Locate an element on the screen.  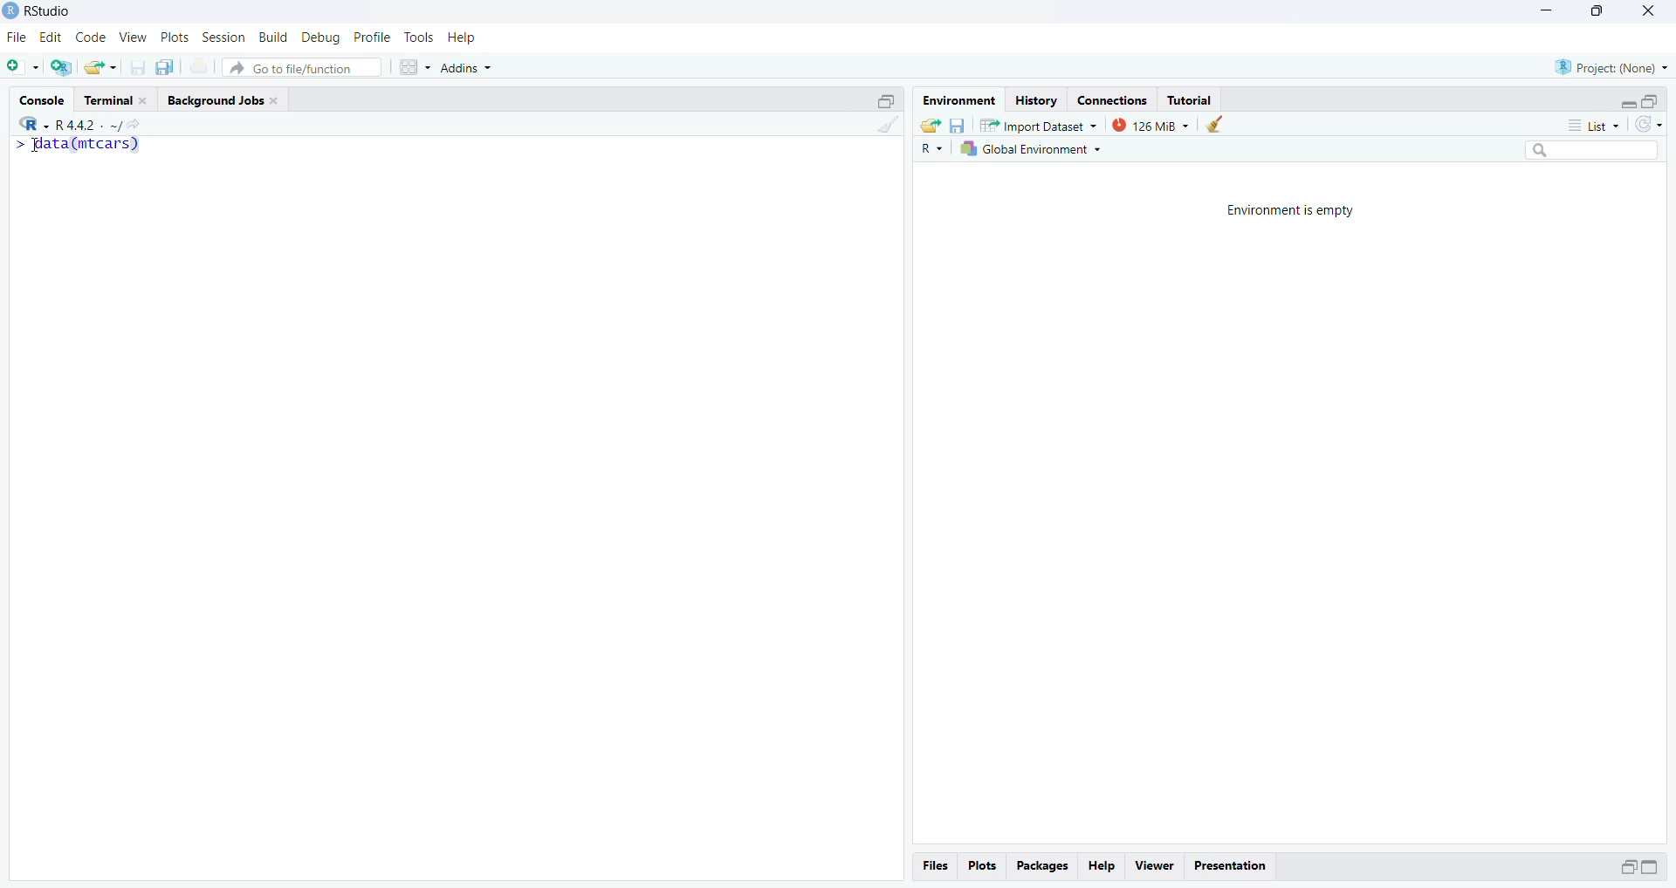
Viewer is located at coordinates (1154, 867).